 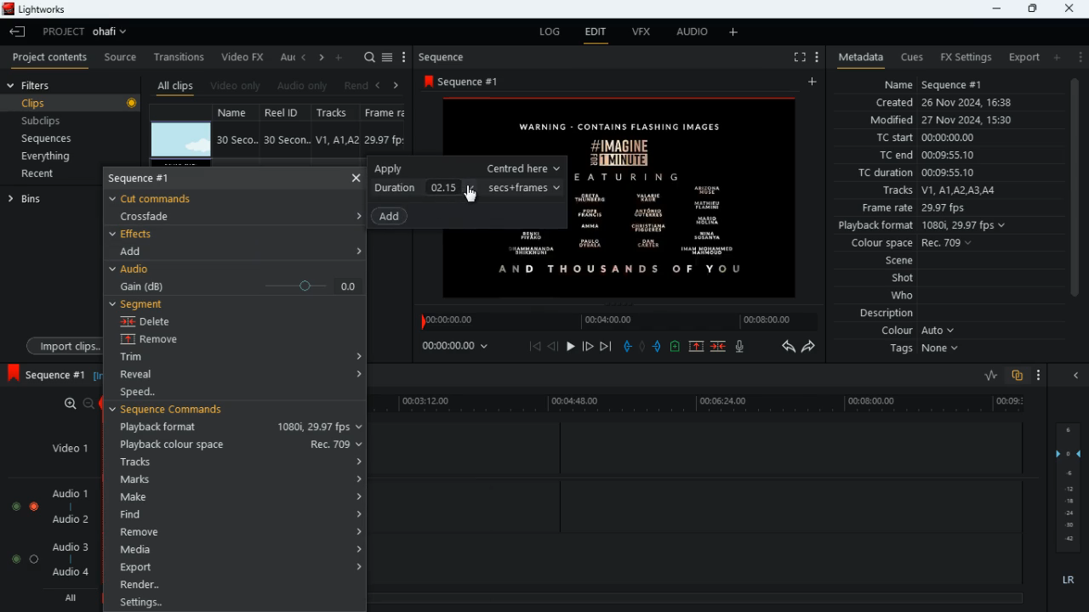 I want to click on audio only, so click(x=304, y=86).